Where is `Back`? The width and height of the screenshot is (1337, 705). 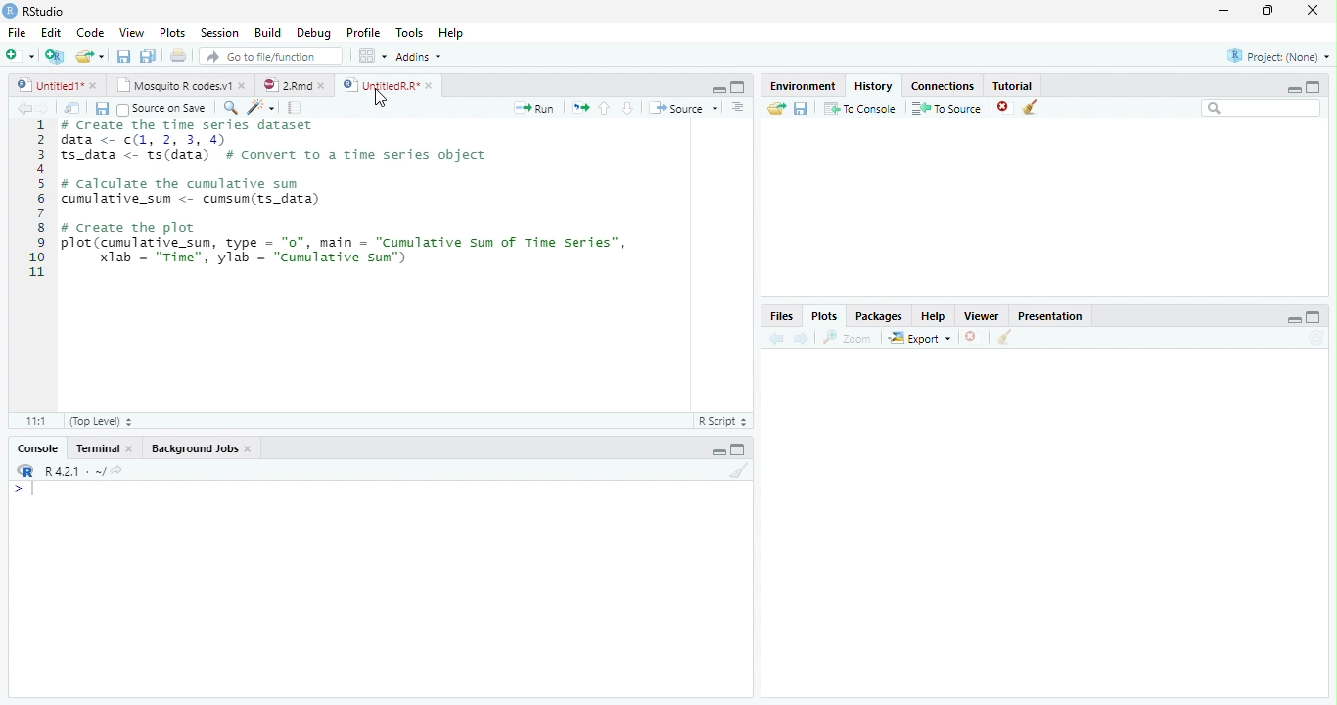
Back is located at coordinates (23, 109).